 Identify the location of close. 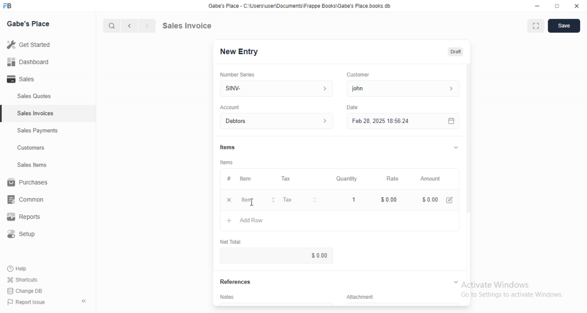
(576, 6).